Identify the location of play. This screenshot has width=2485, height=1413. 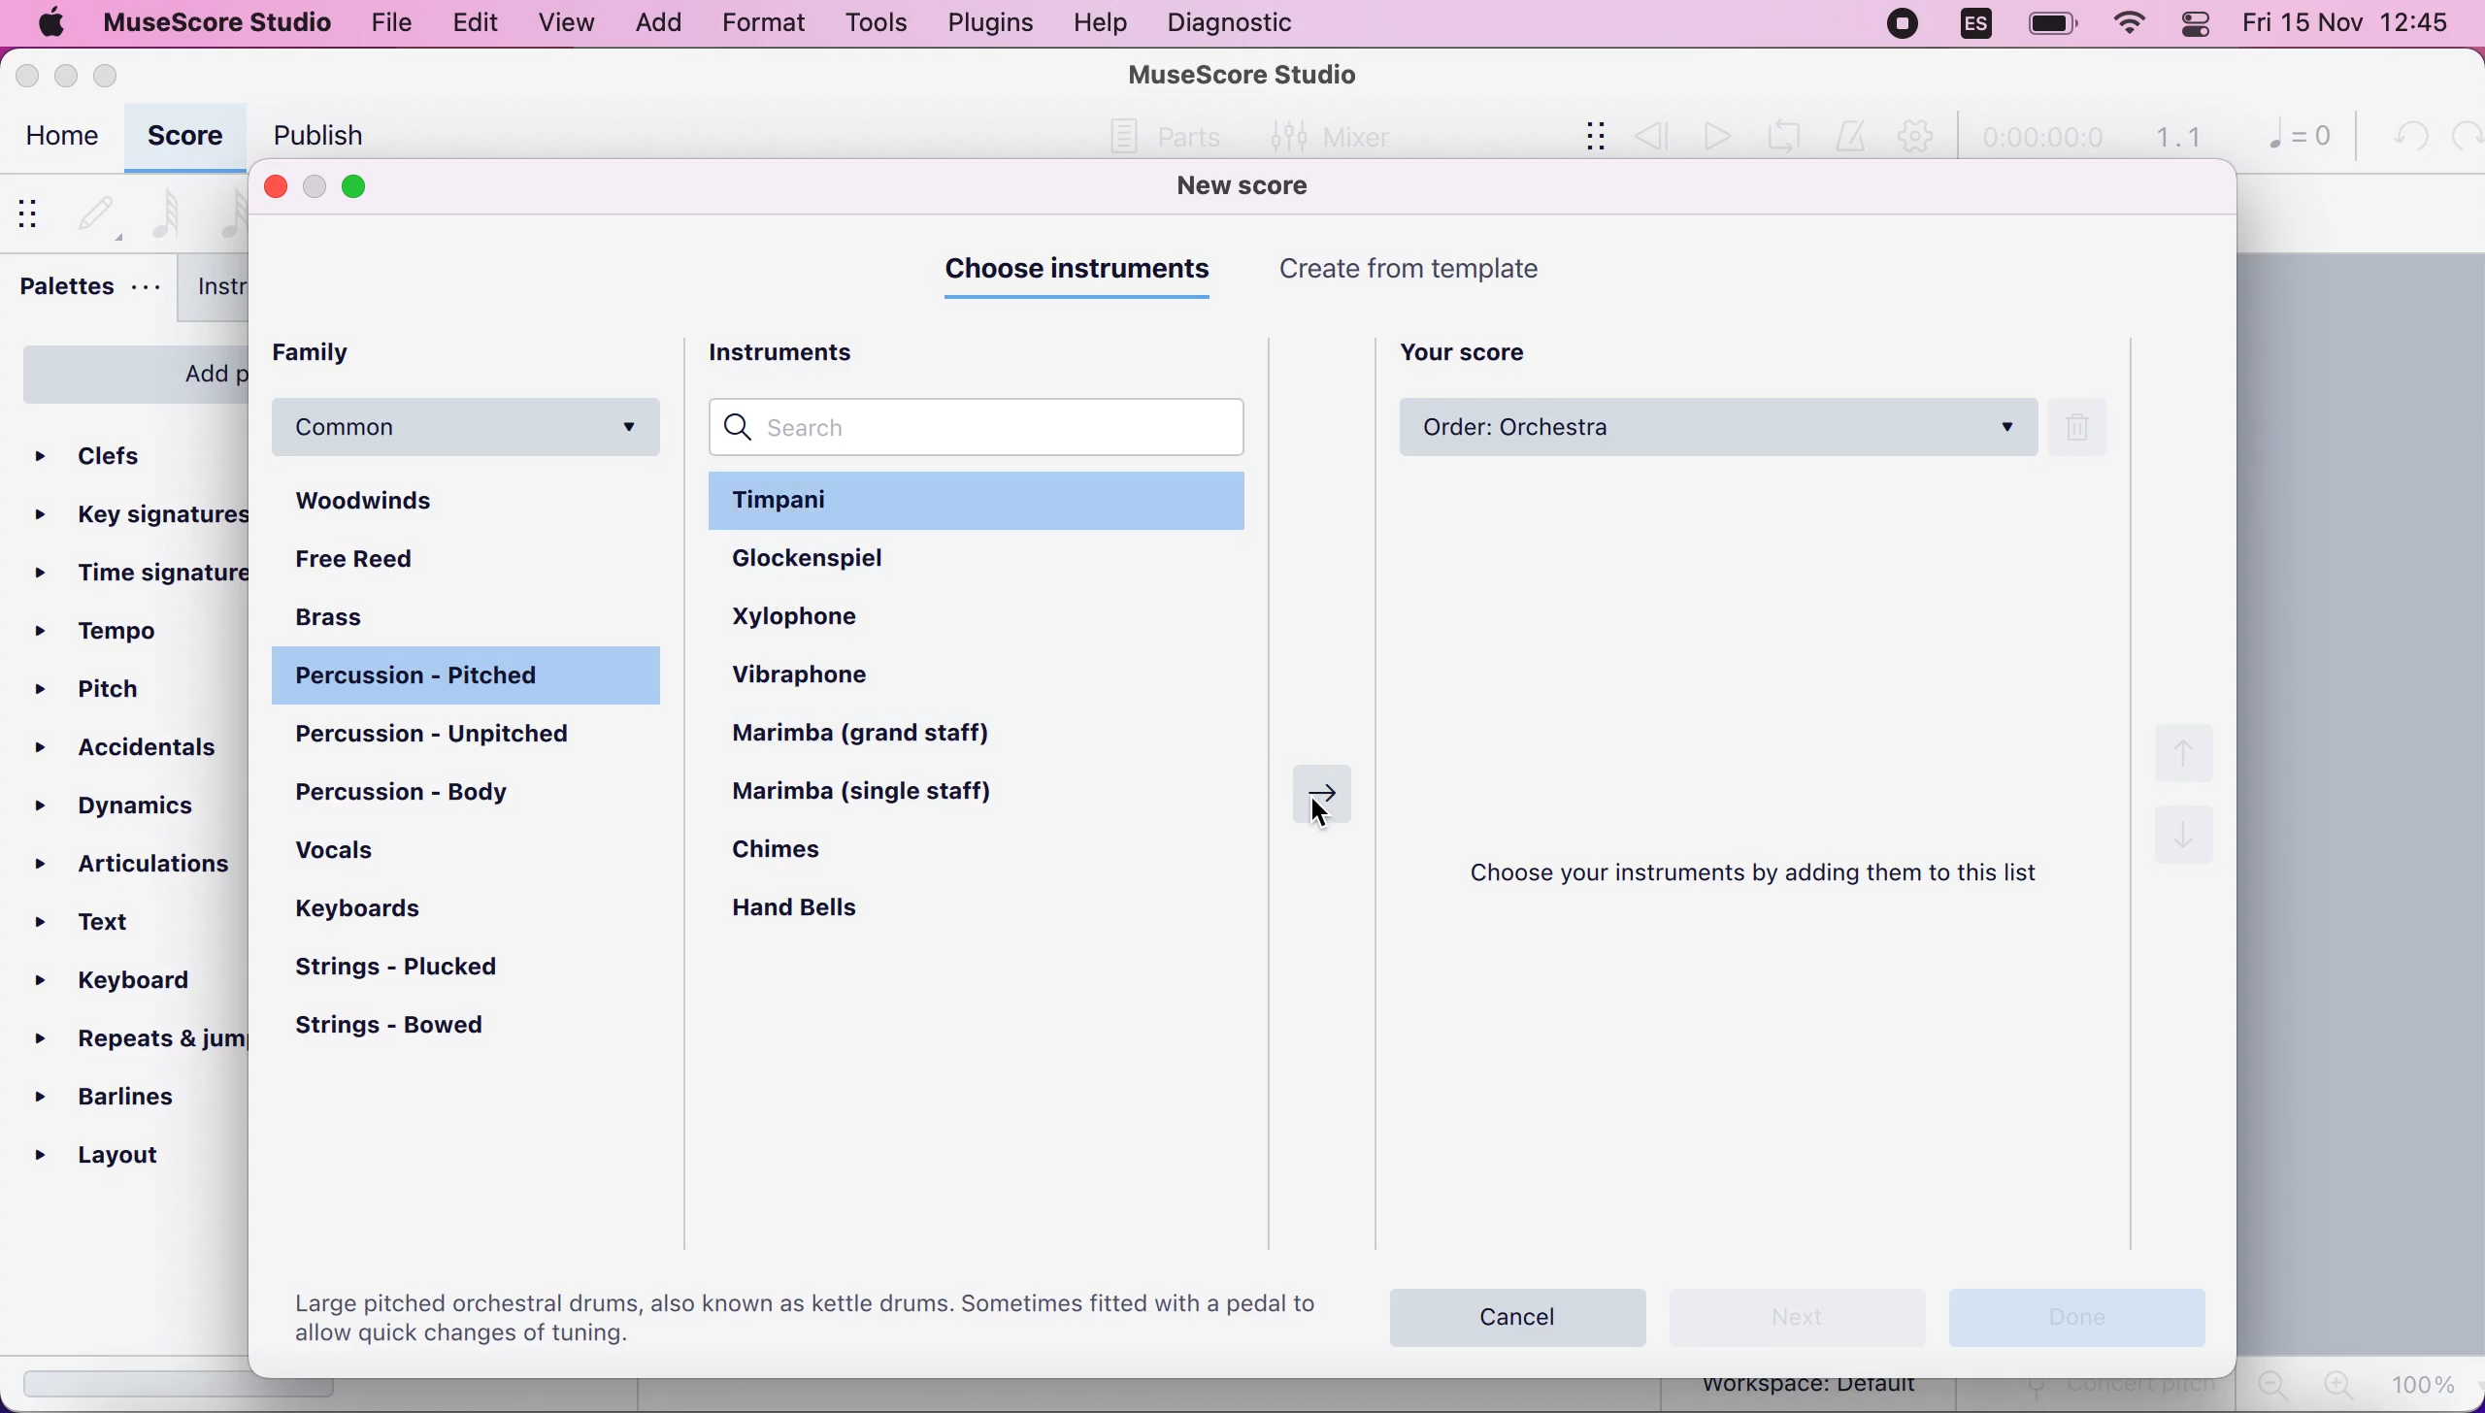
(1714, 136).